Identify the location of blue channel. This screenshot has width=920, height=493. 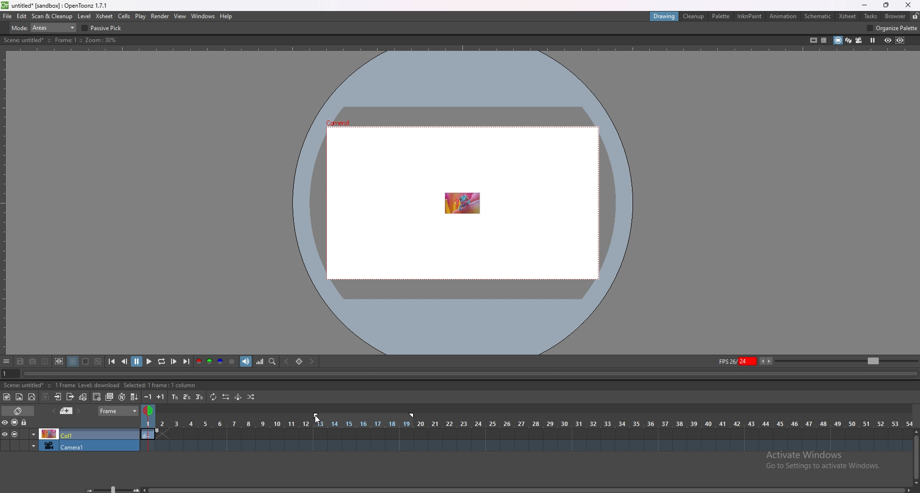
(220, 361).